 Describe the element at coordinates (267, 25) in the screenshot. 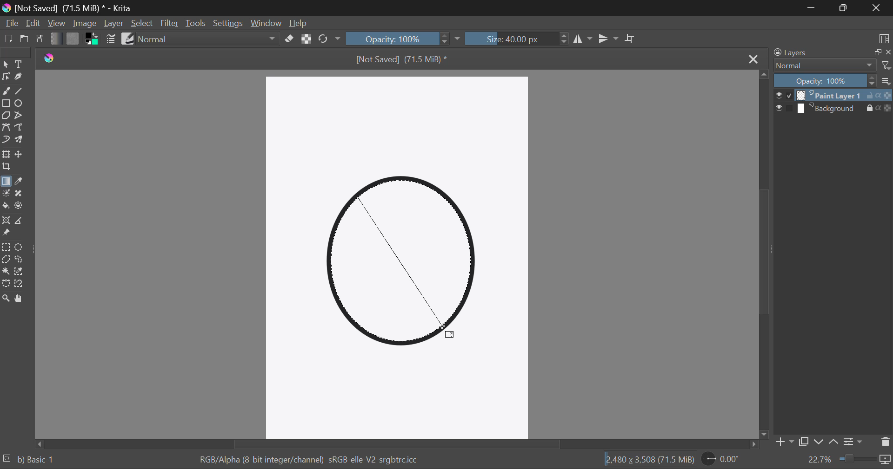

I see `Window` at that location.